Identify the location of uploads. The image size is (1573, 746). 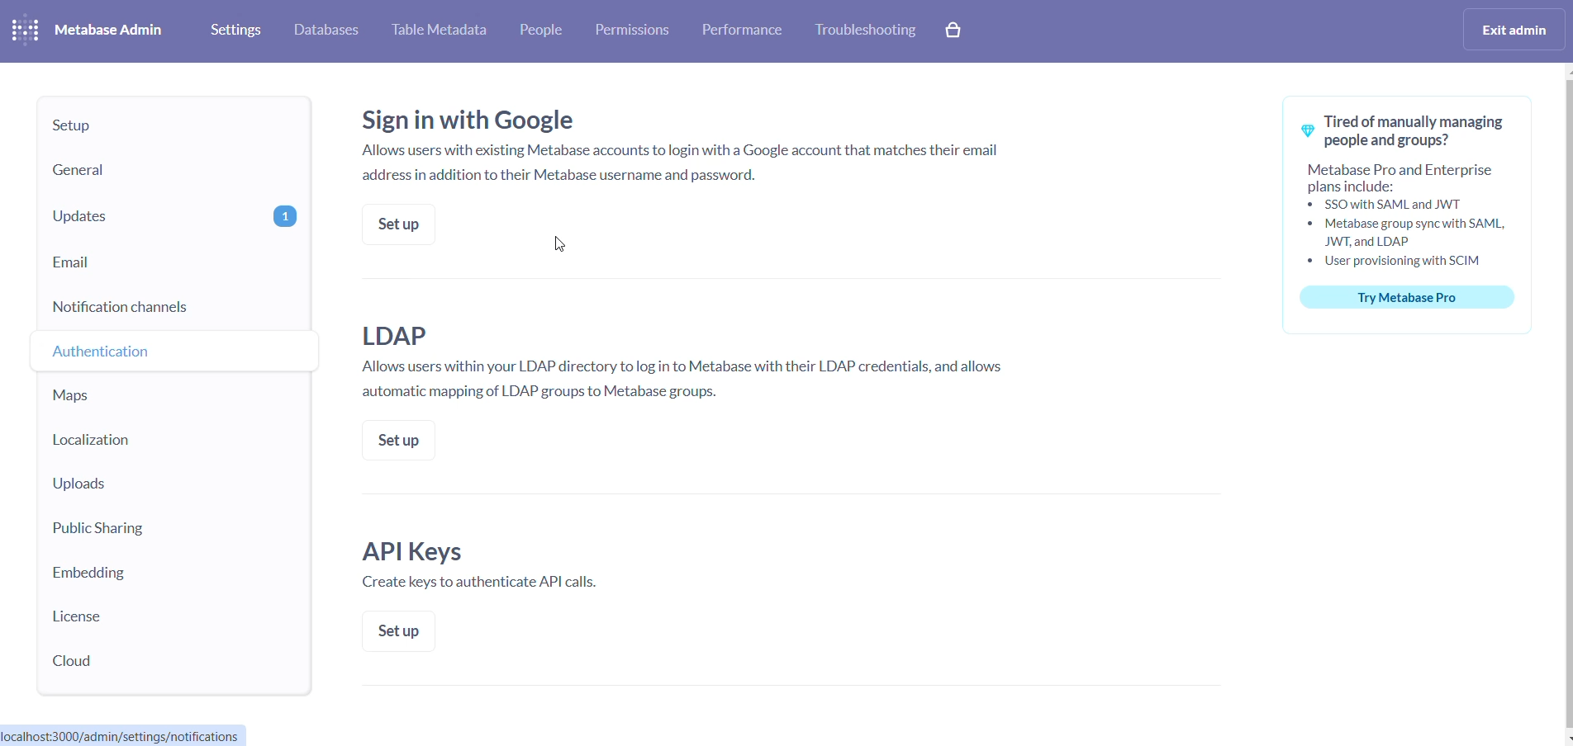
(137, 487).